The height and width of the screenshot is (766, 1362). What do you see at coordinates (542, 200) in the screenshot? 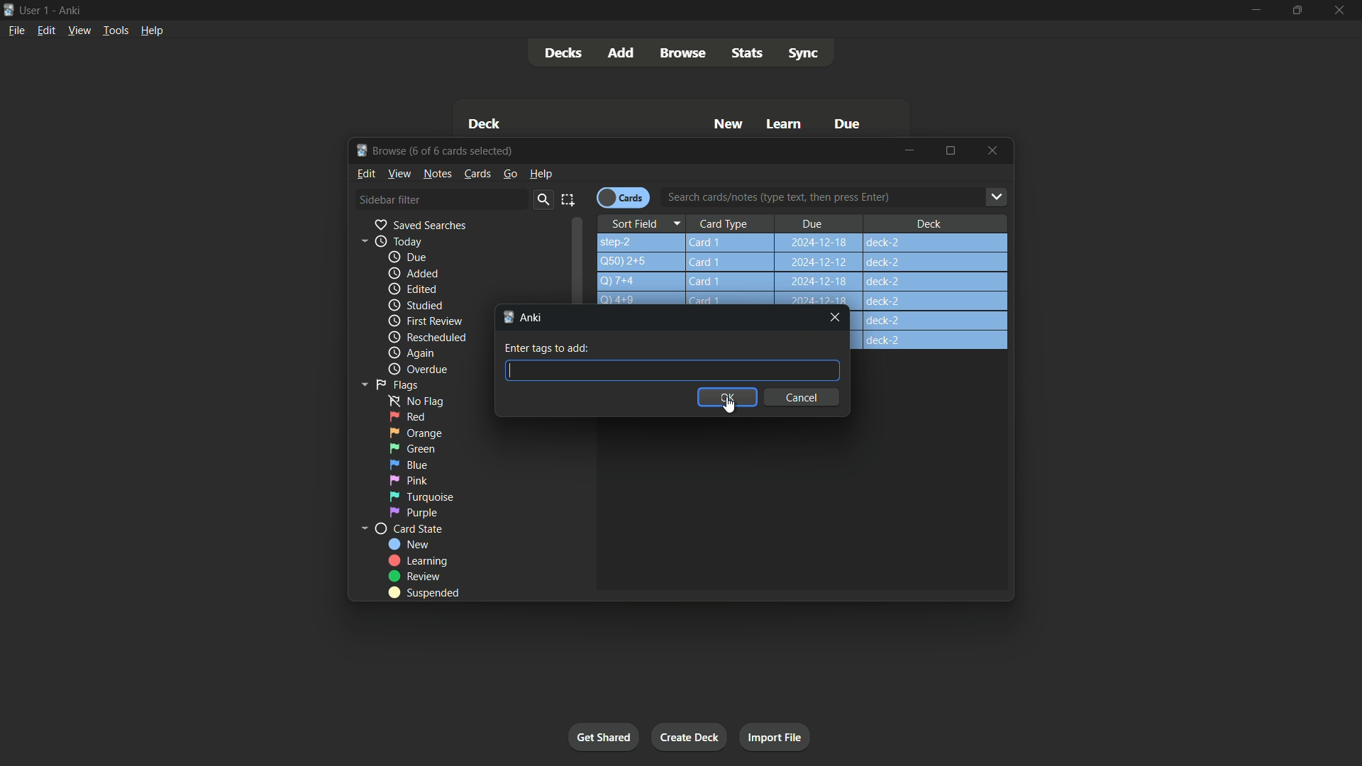
I see `Search` at bounding box center [542, 200].